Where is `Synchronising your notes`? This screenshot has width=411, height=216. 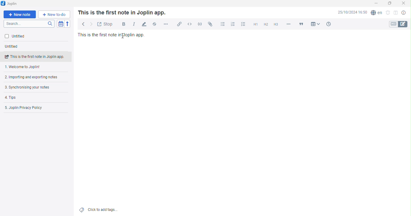 Synchronising your notes is located at coordinates (31, 87).